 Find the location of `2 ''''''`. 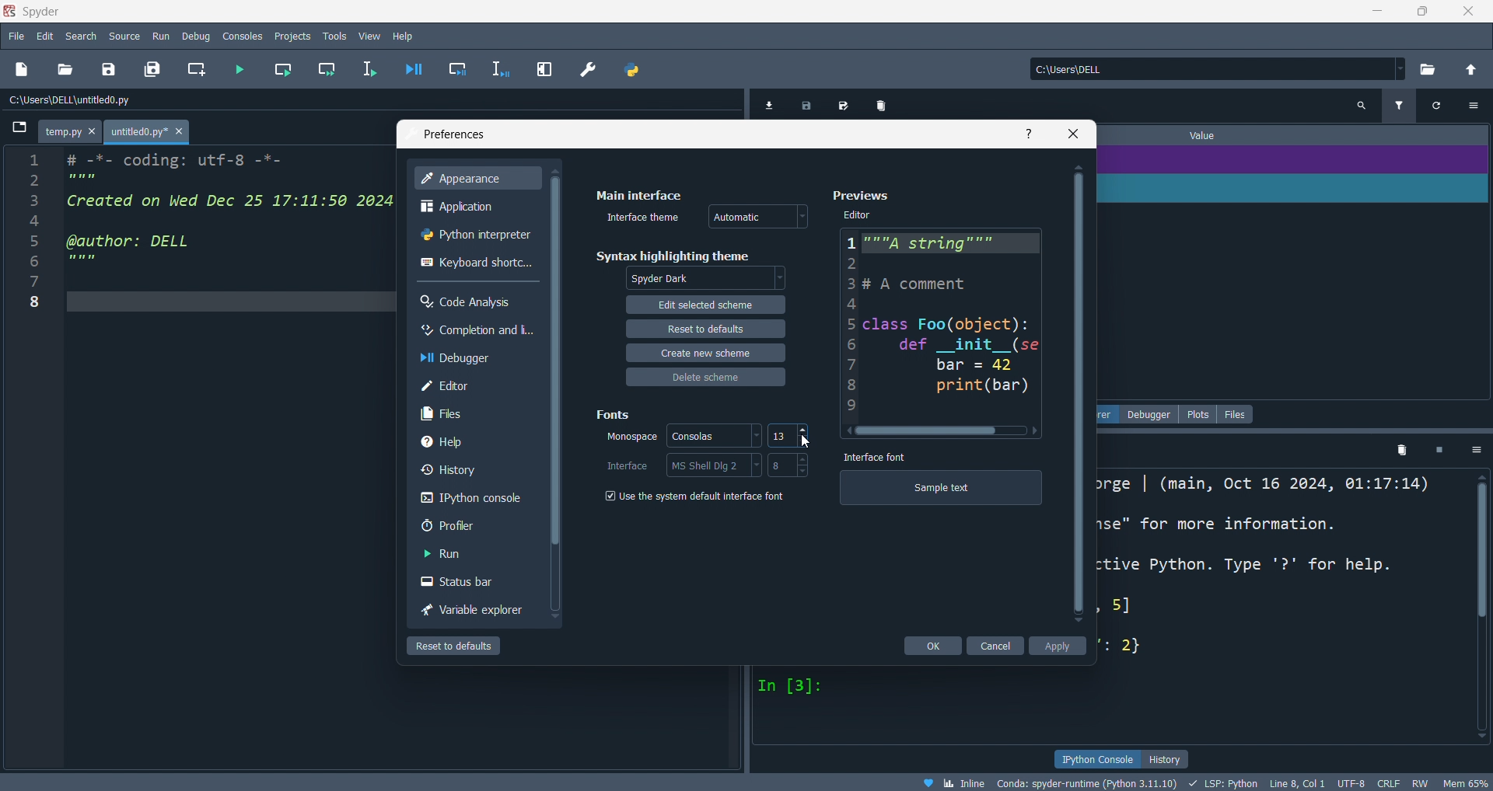

2 '''''' is located at coordinates (66, 180).